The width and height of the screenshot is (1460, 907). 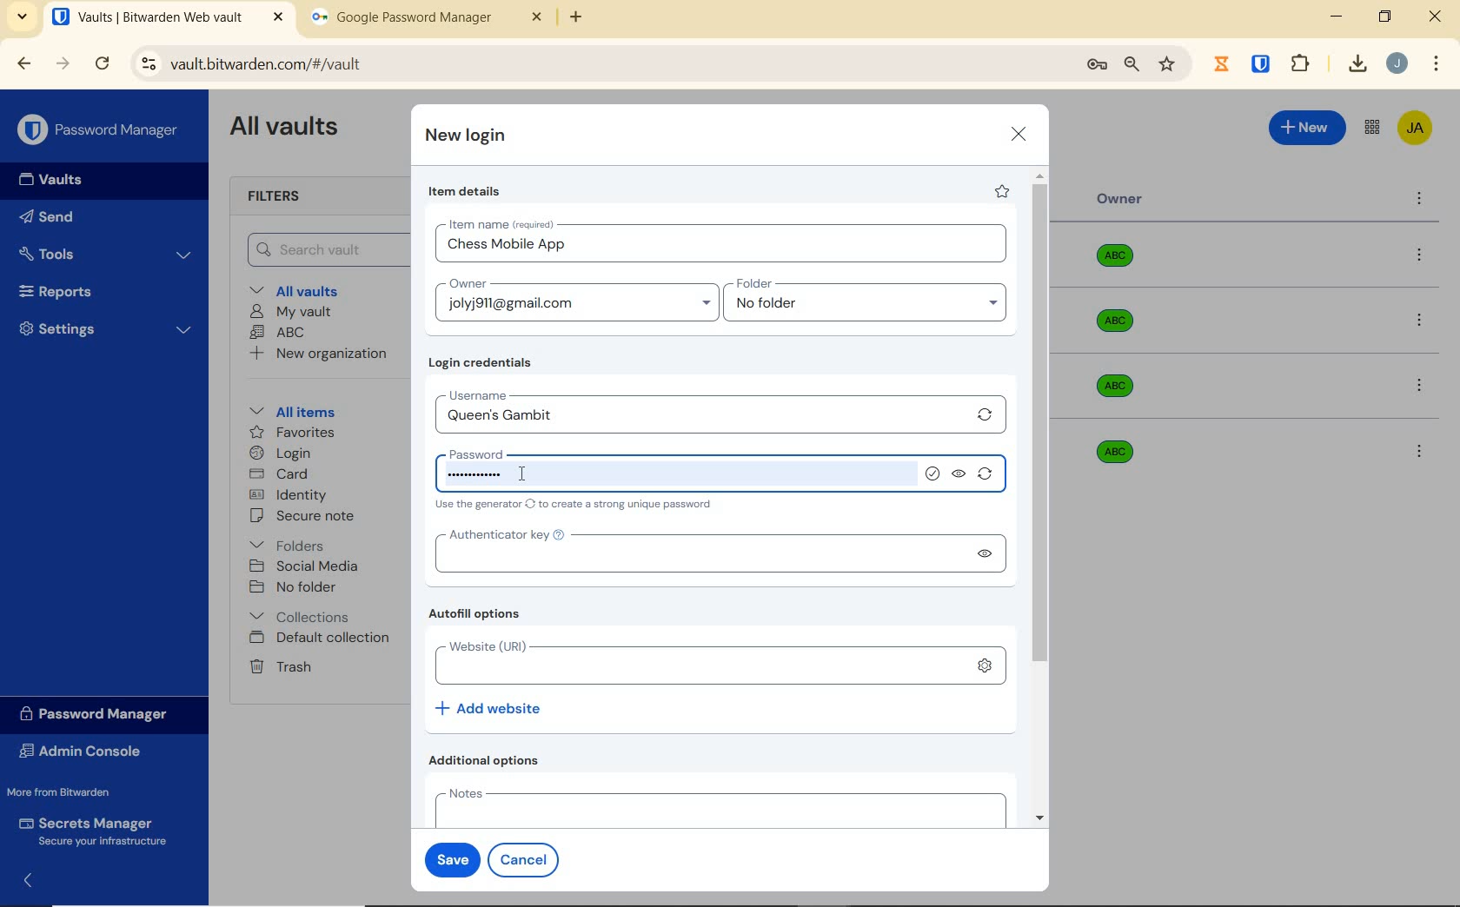 I want to click on toggle between admin console and password manager, so click(x=1370, y=129).